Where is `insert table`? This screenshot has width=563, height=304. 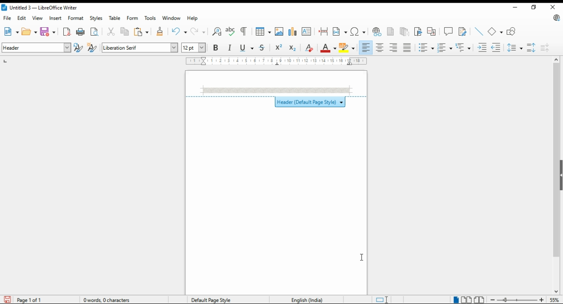
insert table is located at coordinates (263, 31).